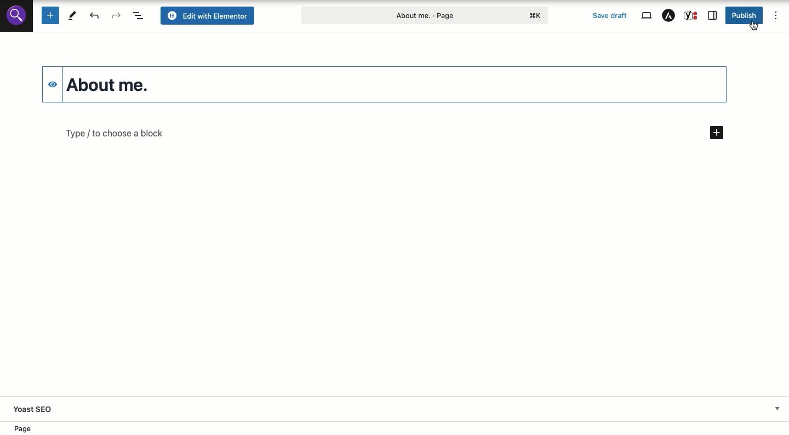 This screenshot has width=789, height=435. Describe the element at coordinates (711, 16) in the screenshot. I see `Sidebar` at that location.